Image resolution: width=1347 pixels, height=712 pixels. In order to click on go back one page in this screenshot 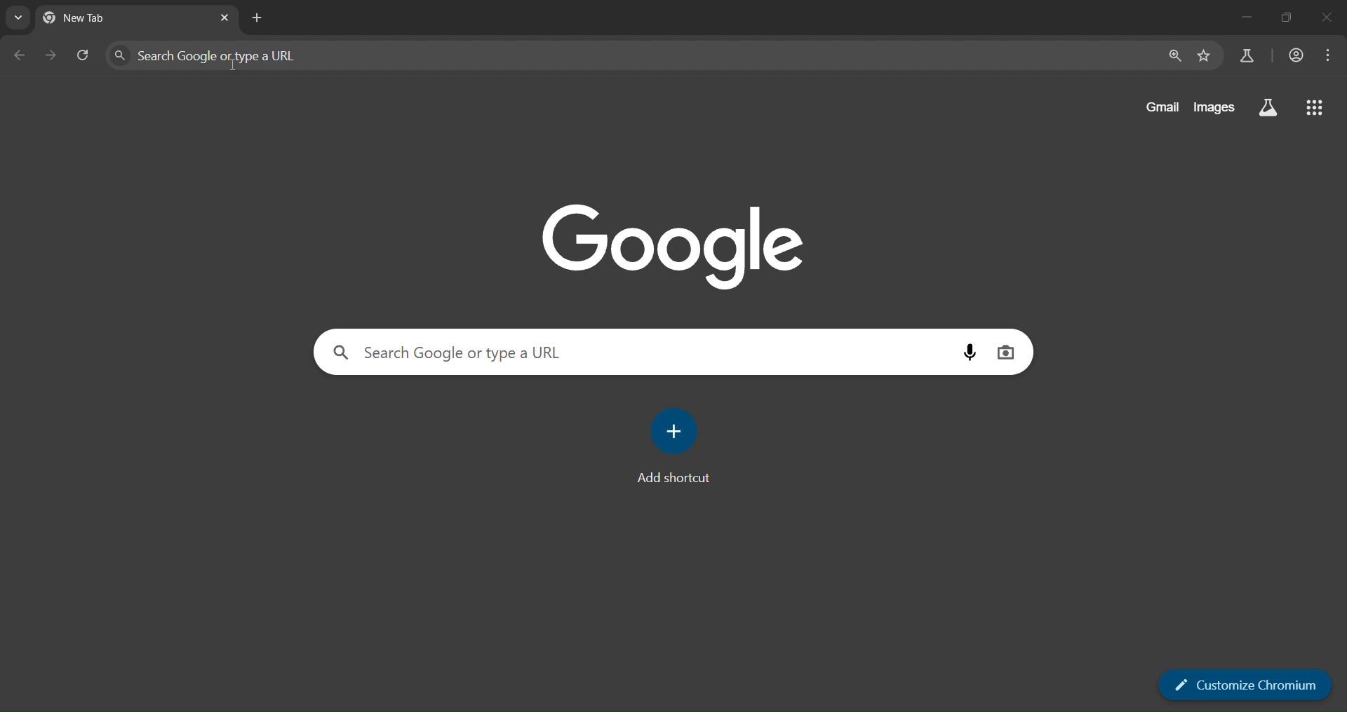, I will do `click(21, 55)`.